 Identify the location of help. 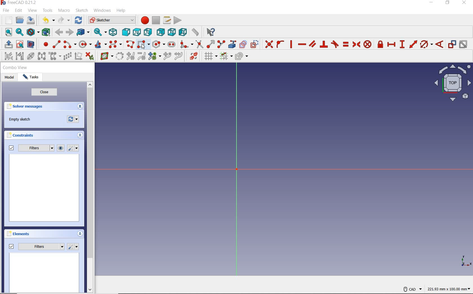
(121, 10).